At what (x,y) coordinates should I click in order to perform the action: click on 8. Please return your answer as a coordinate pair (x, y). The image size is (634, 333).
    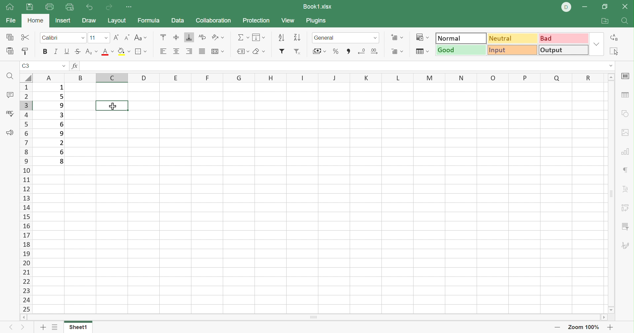
    Looking at the image, I should click on (61, 162).